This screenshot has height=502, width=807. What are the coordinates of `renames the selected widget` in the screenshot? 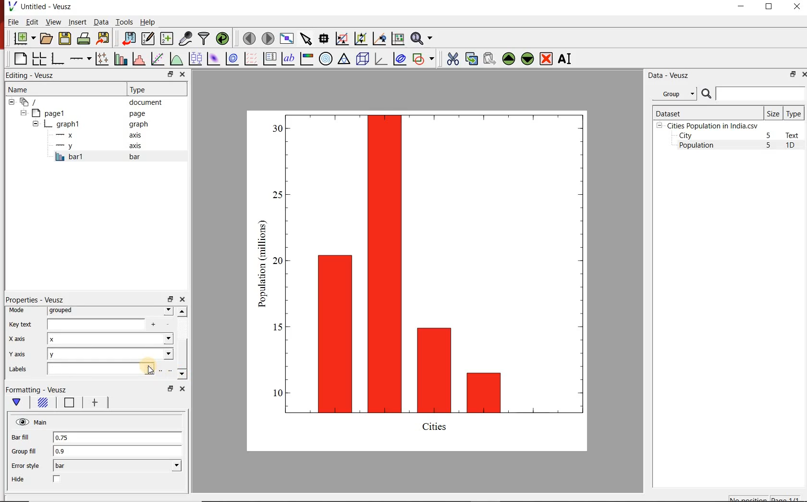 It's located at (565, 59).